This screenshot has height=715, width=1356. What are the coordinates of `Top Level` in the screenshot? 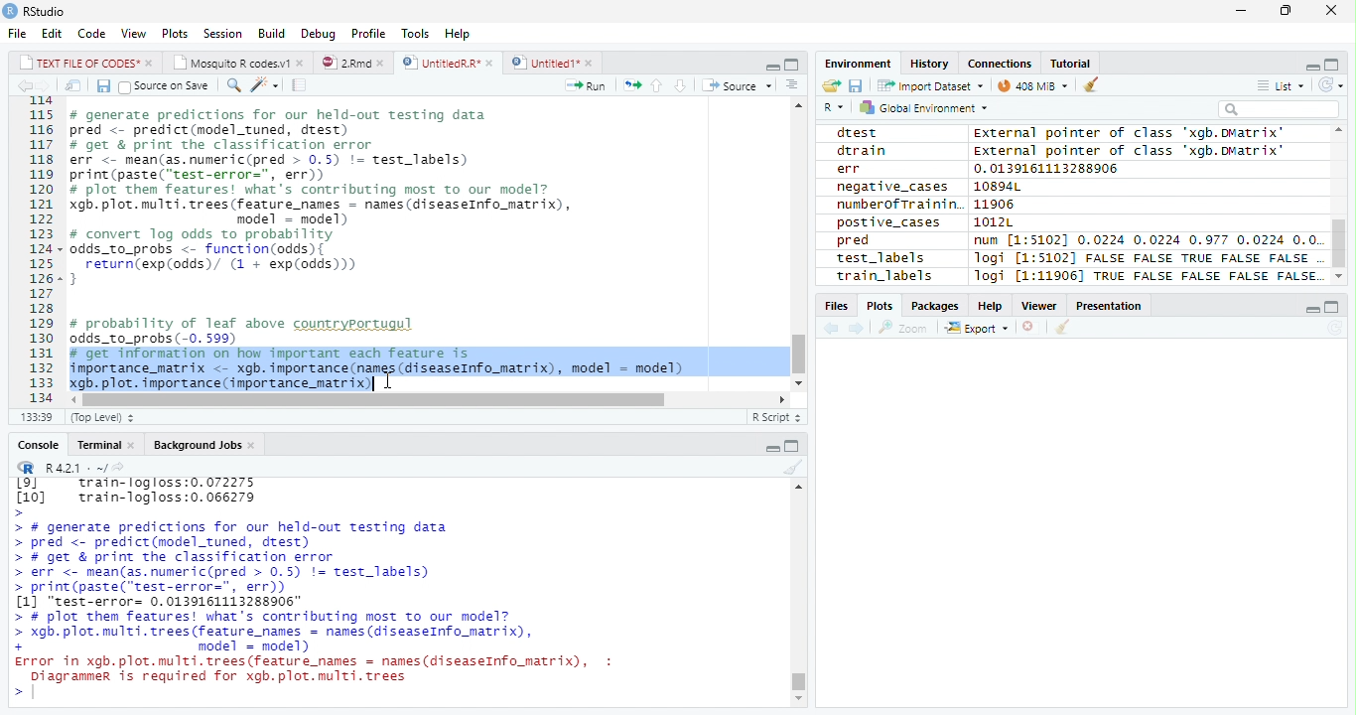 It's located at (104, 416).